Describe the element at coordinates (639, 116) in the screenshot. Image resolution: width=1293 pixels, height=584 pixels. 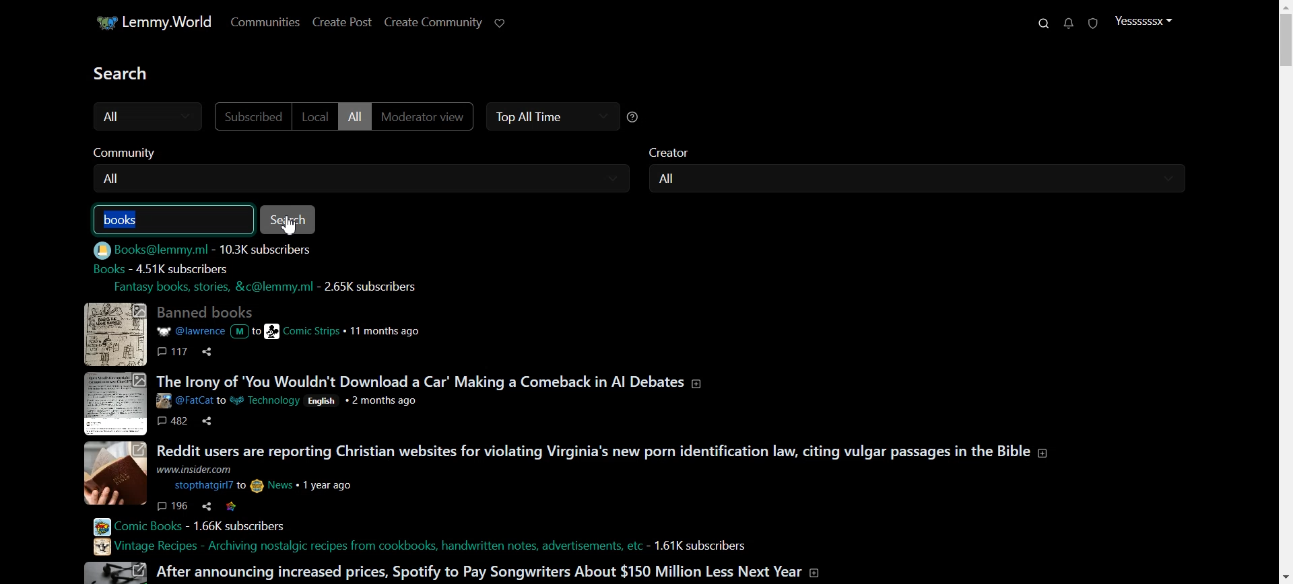
I see `Sorting help` at that location.